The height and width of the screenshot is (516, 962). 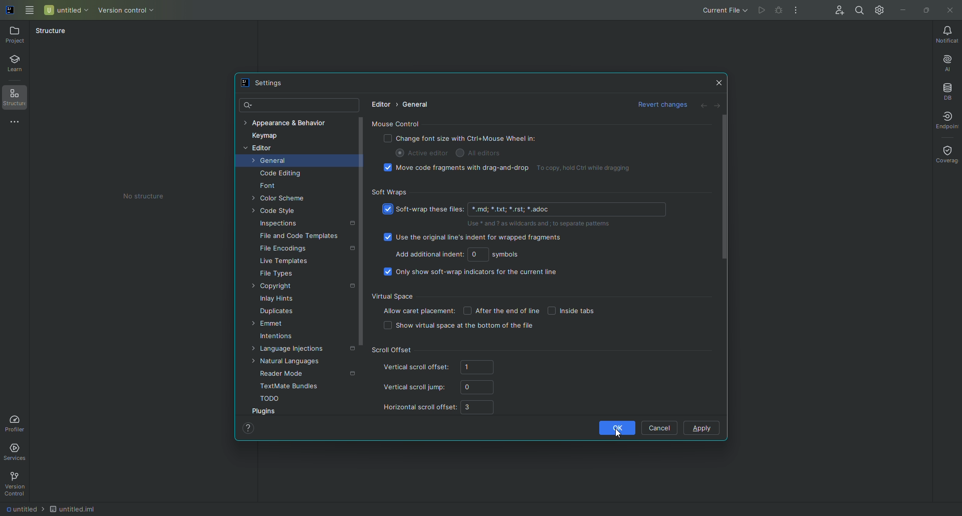 I want to click on Horizontal scroll offset, so click(x=441, y=408).